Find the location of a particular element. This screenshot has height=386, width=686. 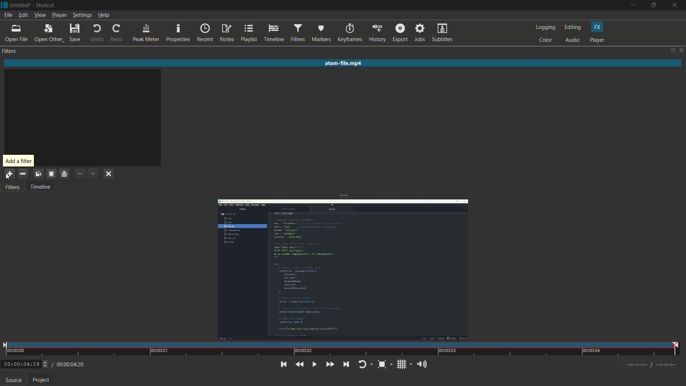

audio is located at coordinates (573, 41).